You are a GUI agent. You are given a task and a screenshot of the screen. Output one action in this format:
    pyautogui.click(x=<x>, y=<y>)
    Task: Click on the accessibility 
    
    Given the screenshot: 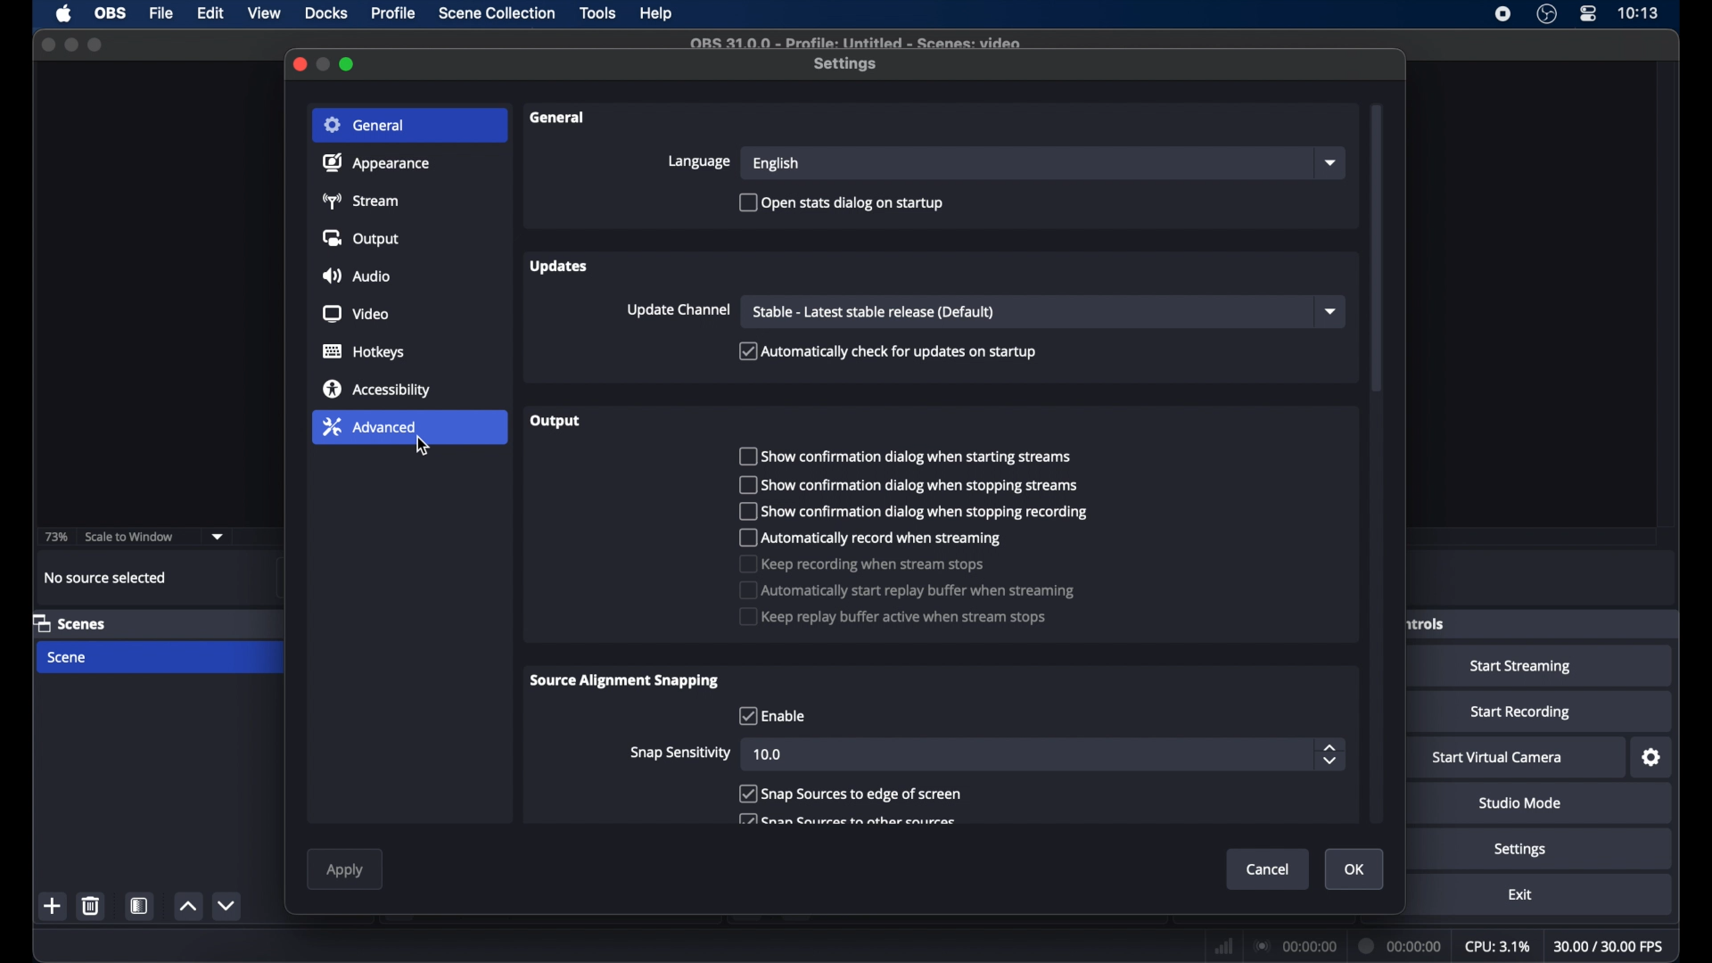 What is the action you would take?
    pyautogui.click(x=378, y=388)
    